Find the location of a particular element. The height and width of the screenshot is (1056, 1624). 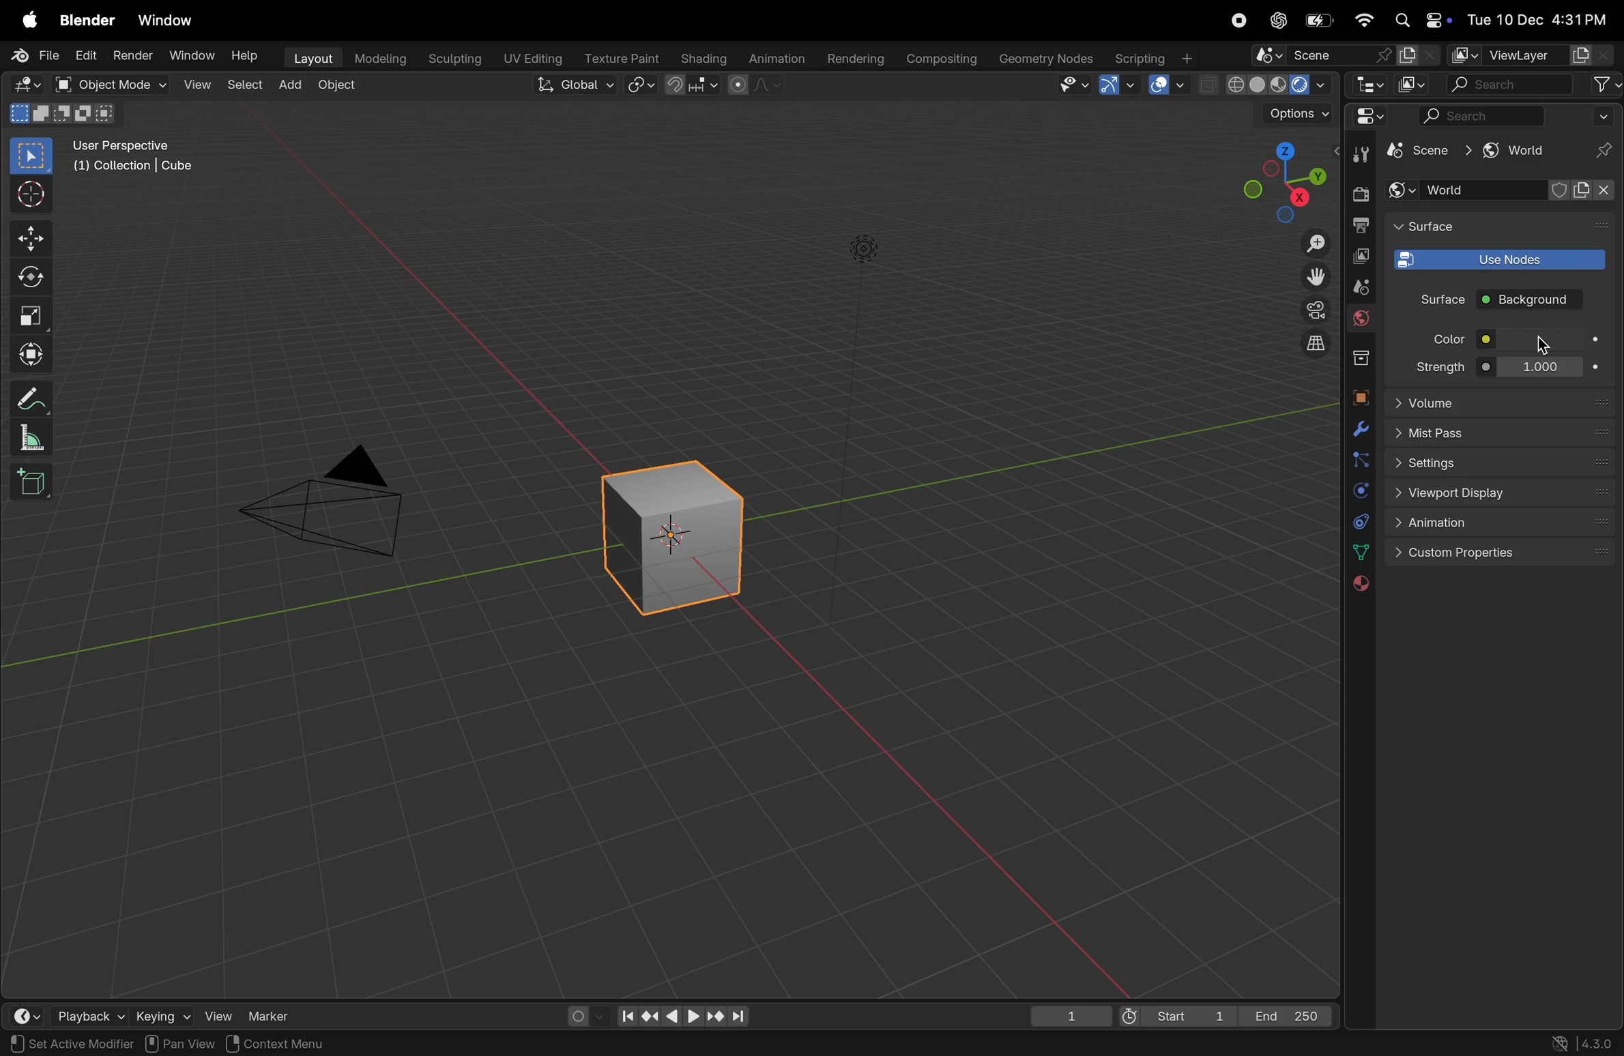

object  is located at coordinates (1359, 397).